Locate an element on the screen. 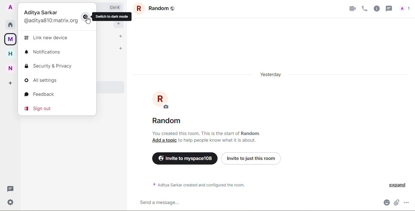 Image resolution: width=415 pixels, height=211 pixels. all settings is located at coordinates (43, 80).